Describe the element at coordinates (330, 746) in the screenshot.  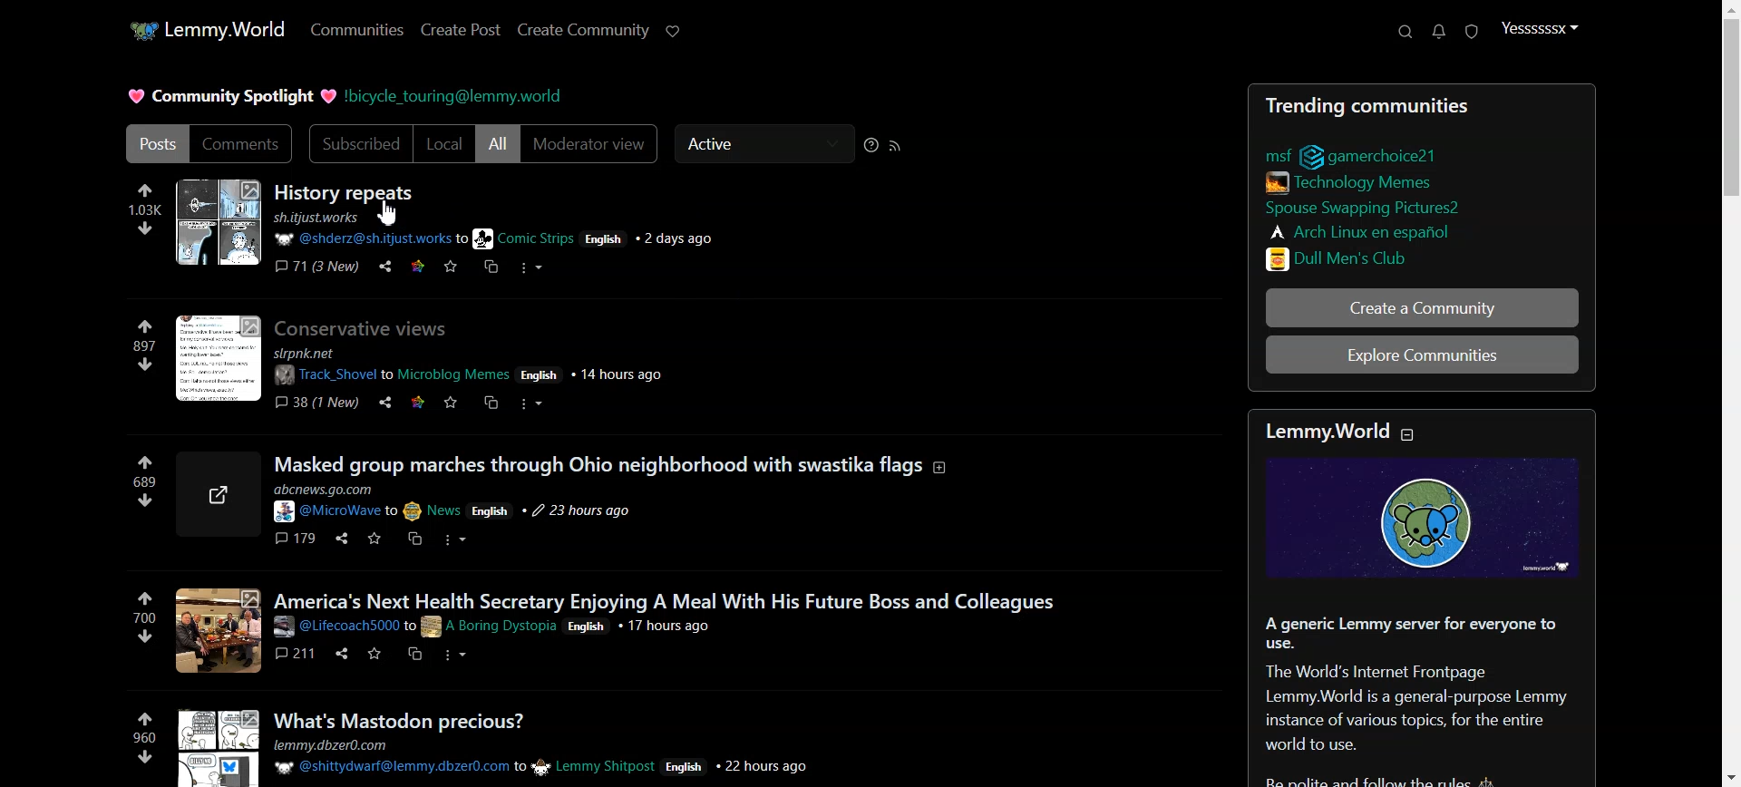
I see `lemmy.dbzer0.com` at that location.